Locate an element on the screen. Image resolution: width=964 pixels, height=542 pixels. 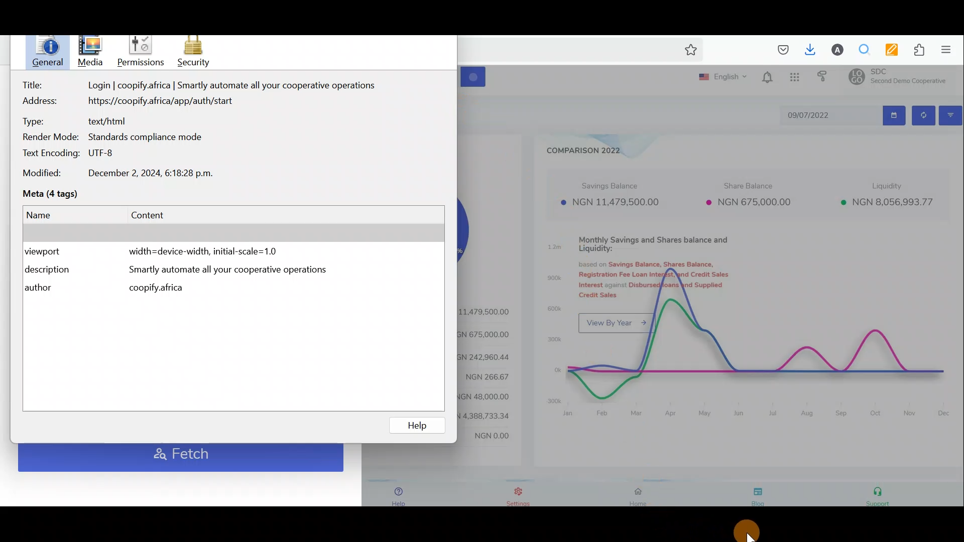
Cursor is located at coordinates (92, 52).